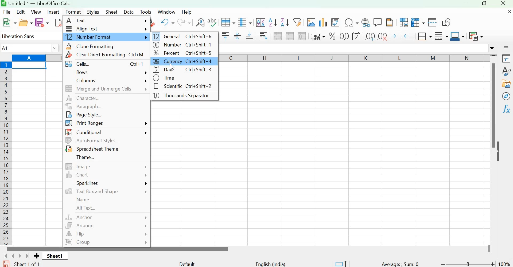  I want to click on Spelling, so click(212, 22).